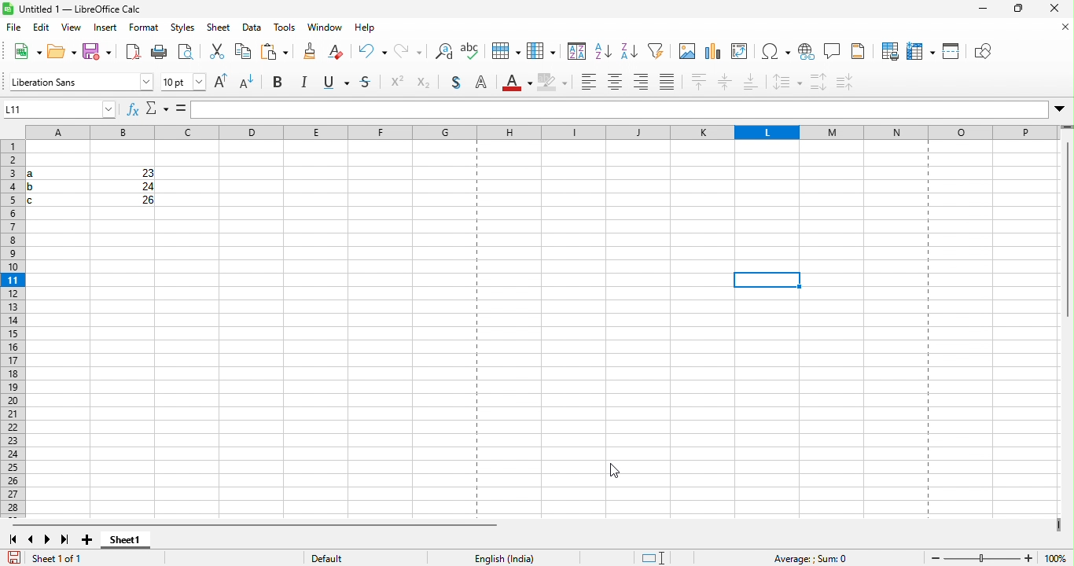  What do you see at coordinates (12, 537) in the screenshot?
I see `first sheet` at bounding box center [12, 537].